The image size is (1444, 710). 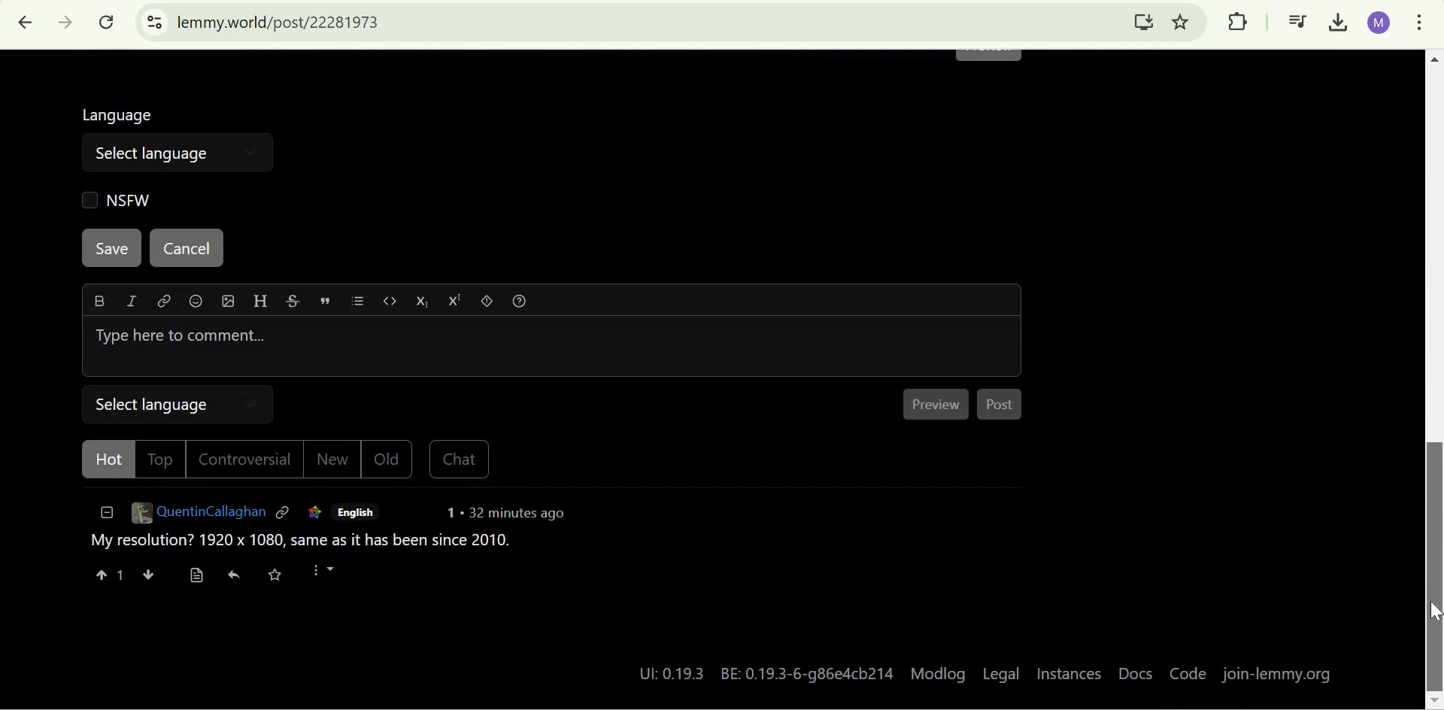 What do you see at coordinates (1237, 21) in the screenshot?
I see `Extensions` at bounding box center [1237, 21].